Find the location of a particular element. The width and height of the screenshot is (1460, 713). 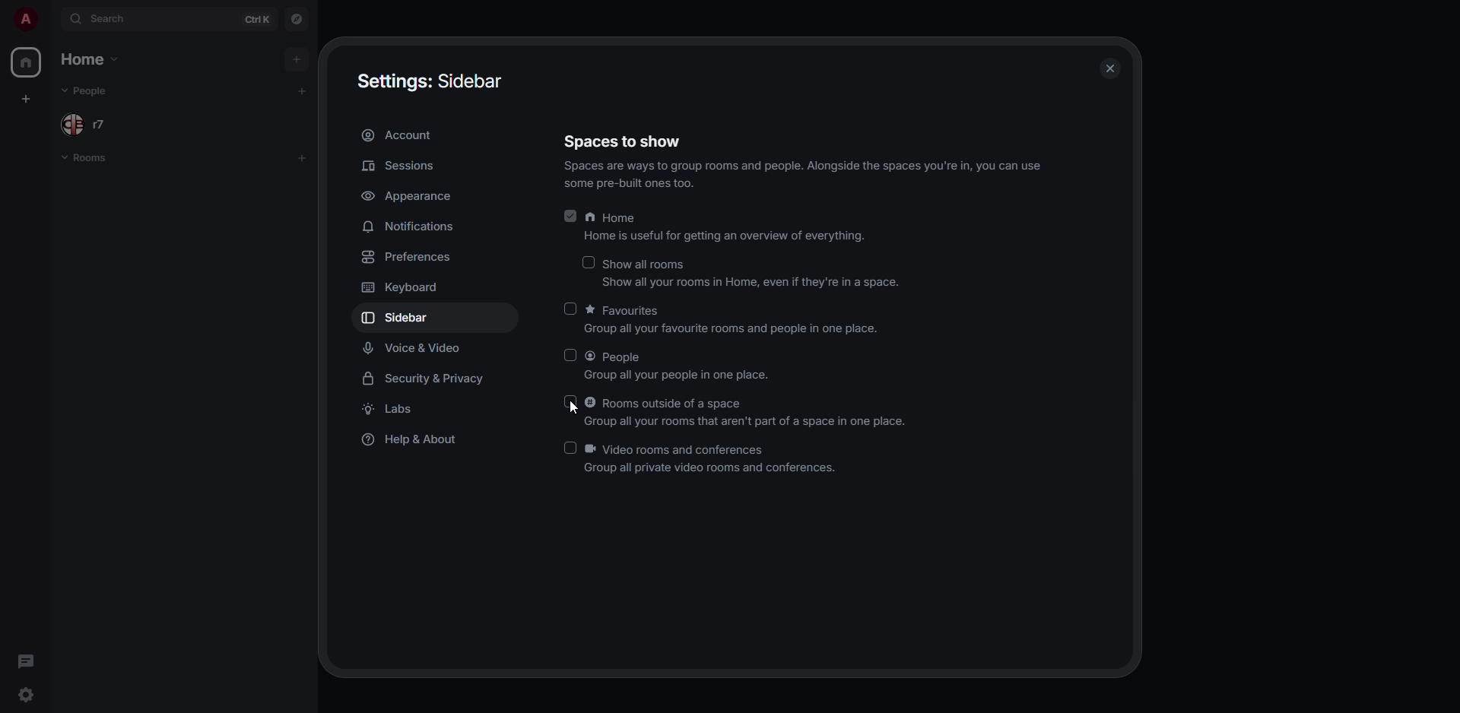

quick settings is located at coordinates (26, 693).